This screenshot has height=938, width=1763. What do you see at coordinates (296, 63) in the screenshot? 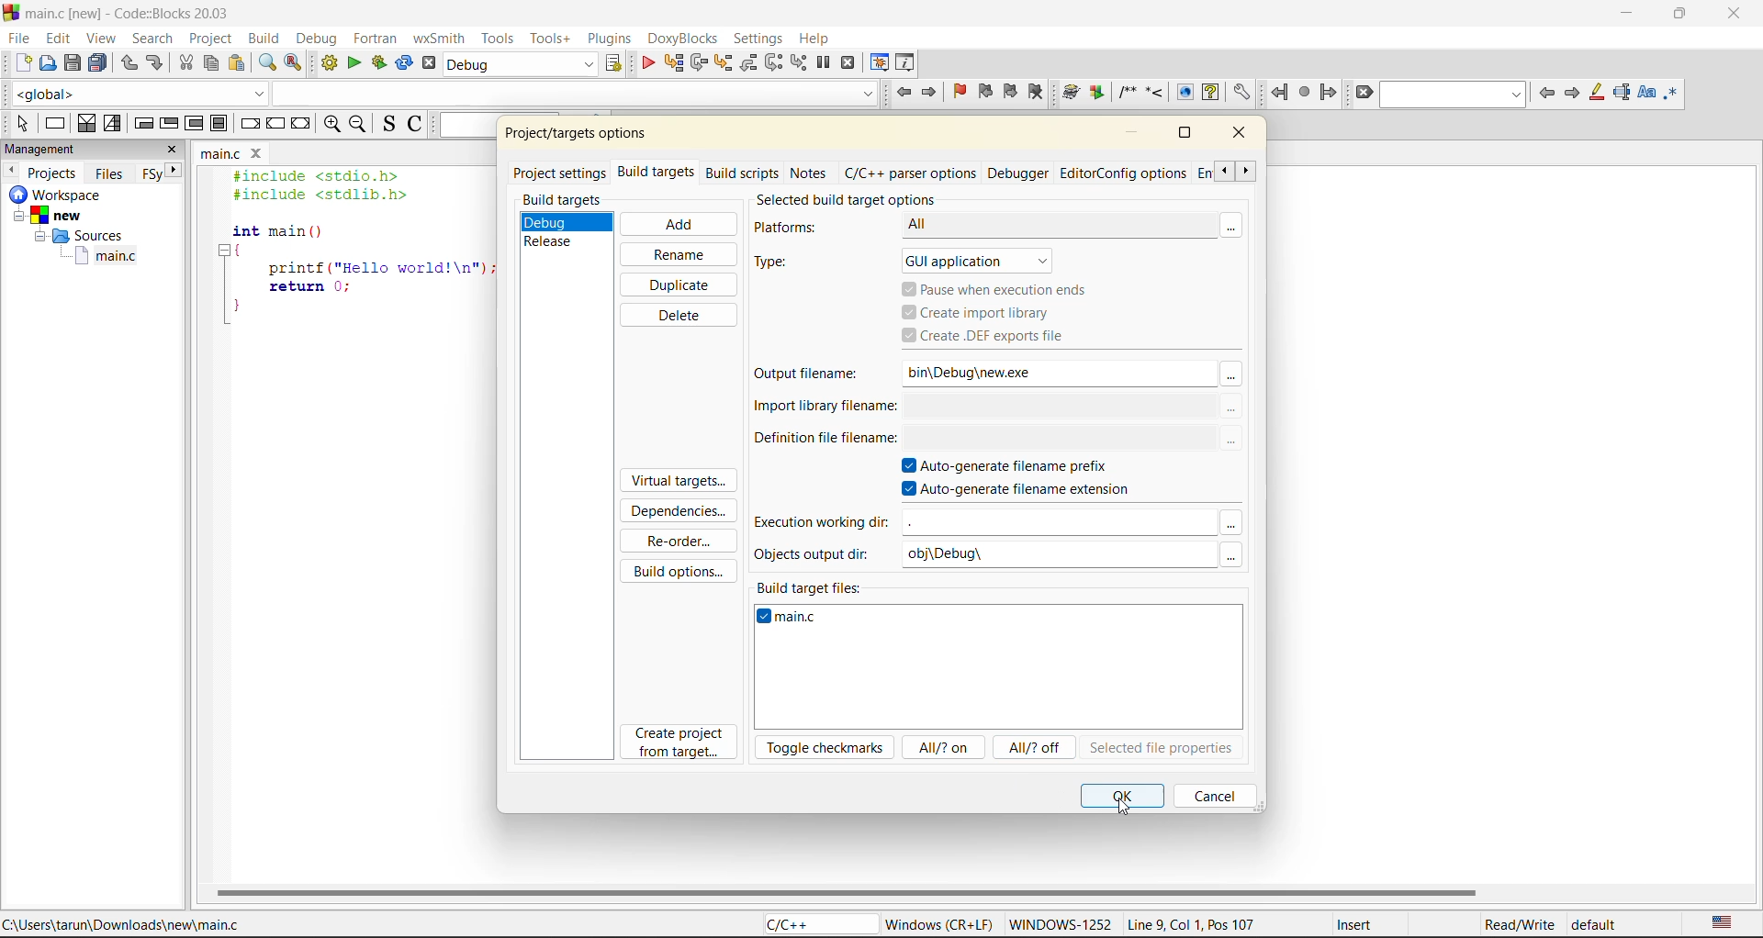
I see `replace` at bounding box center [296, 63].